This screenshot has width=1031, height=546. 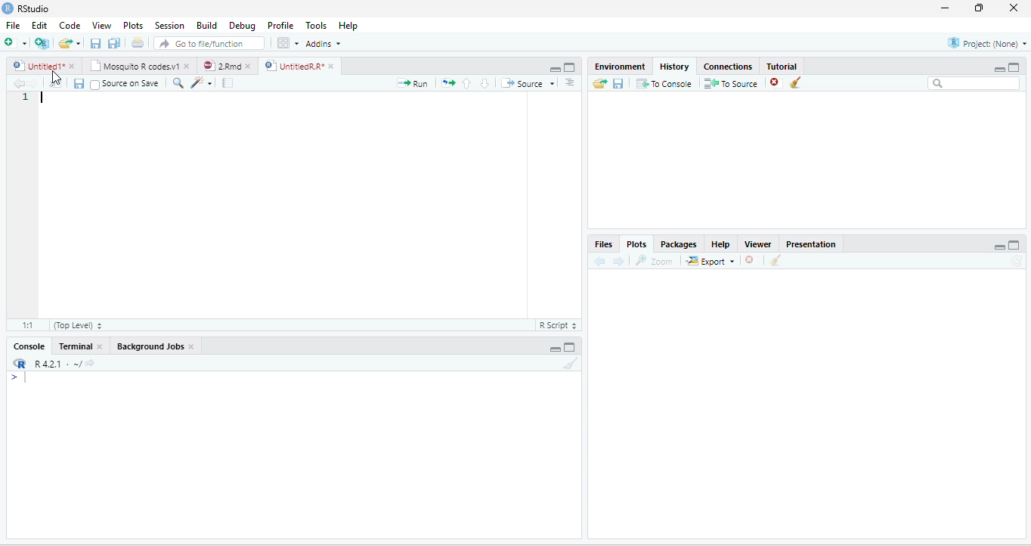 What do you see at coordinates (1015, 244) in the screenshot?
I see `Maximize` at bounding box center [1015, 244].